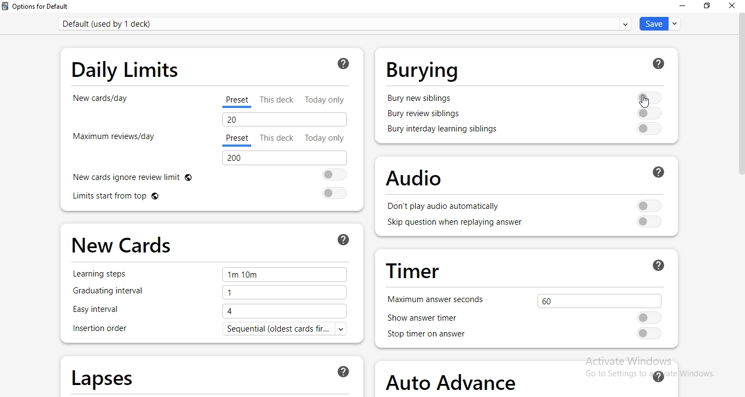  Describe the element at coordinates (142, 176) in the screenshot. I see `new cards ignore review limit` at that location.